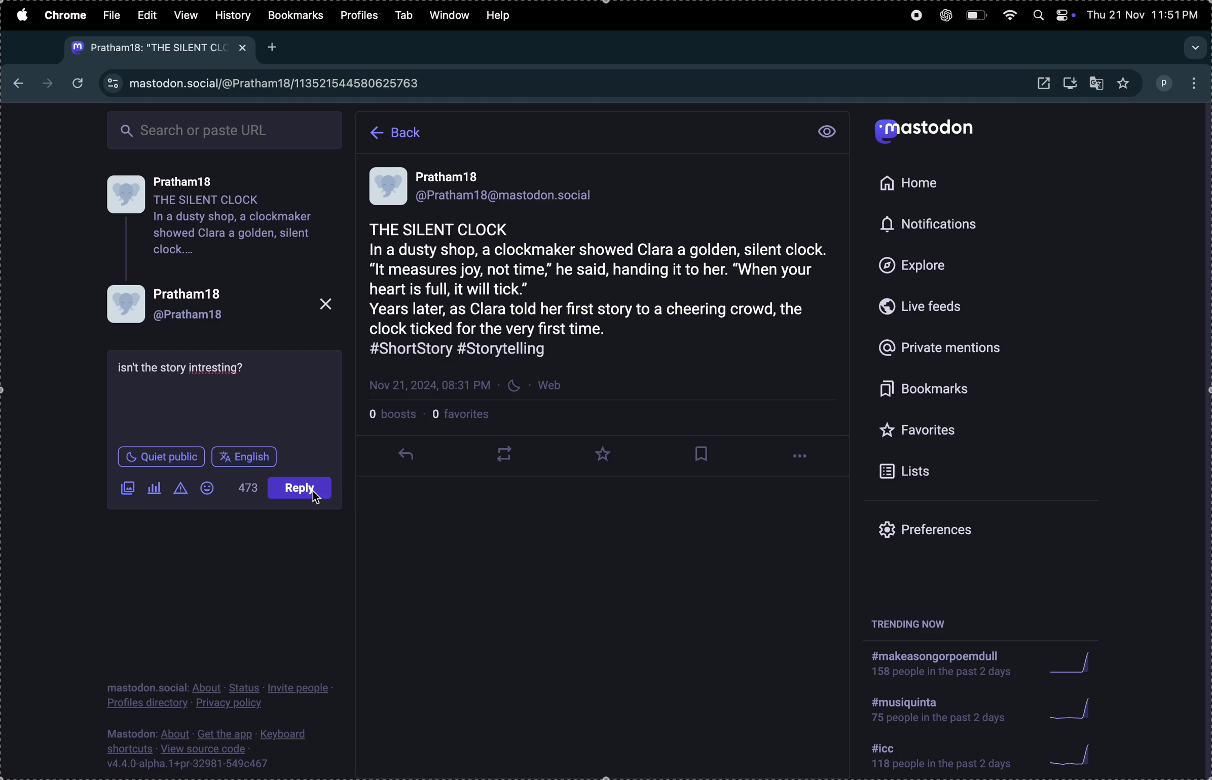 The height and width of the screenshot is (780, 1212). What do you see at coordinates (1145, 14) in the screenshot?
I see `date and time` at bounding box center [1145, 14].